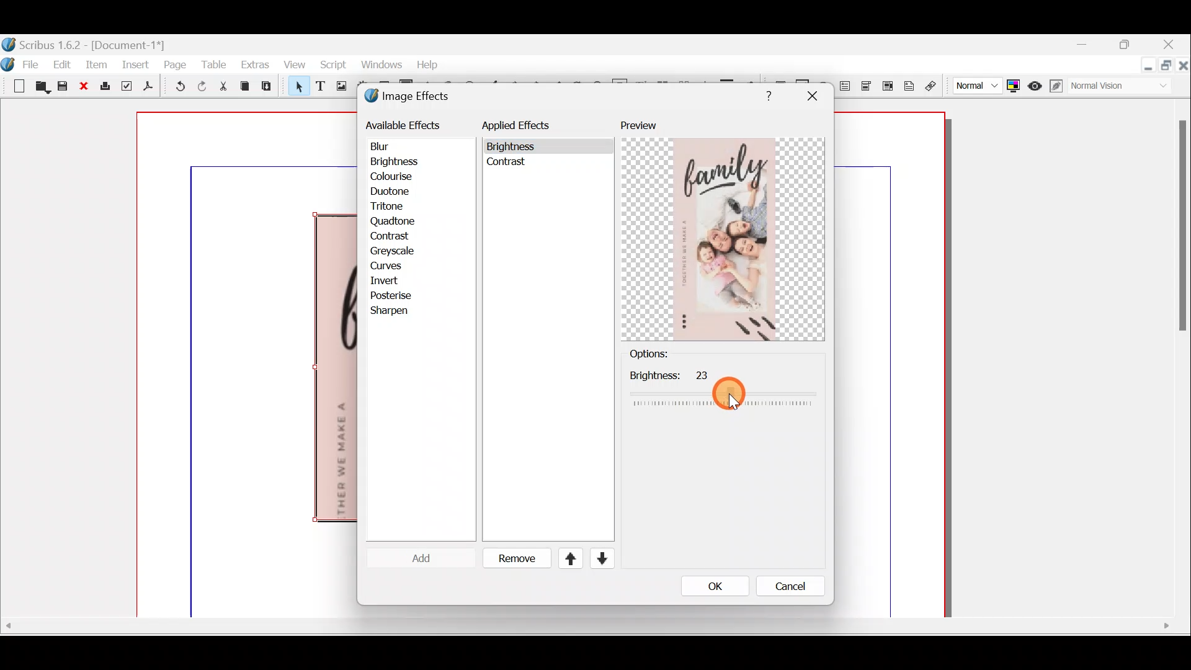  Describe the element at coordinates (223, 88) in the screenshot. I see `Cut` at that location.